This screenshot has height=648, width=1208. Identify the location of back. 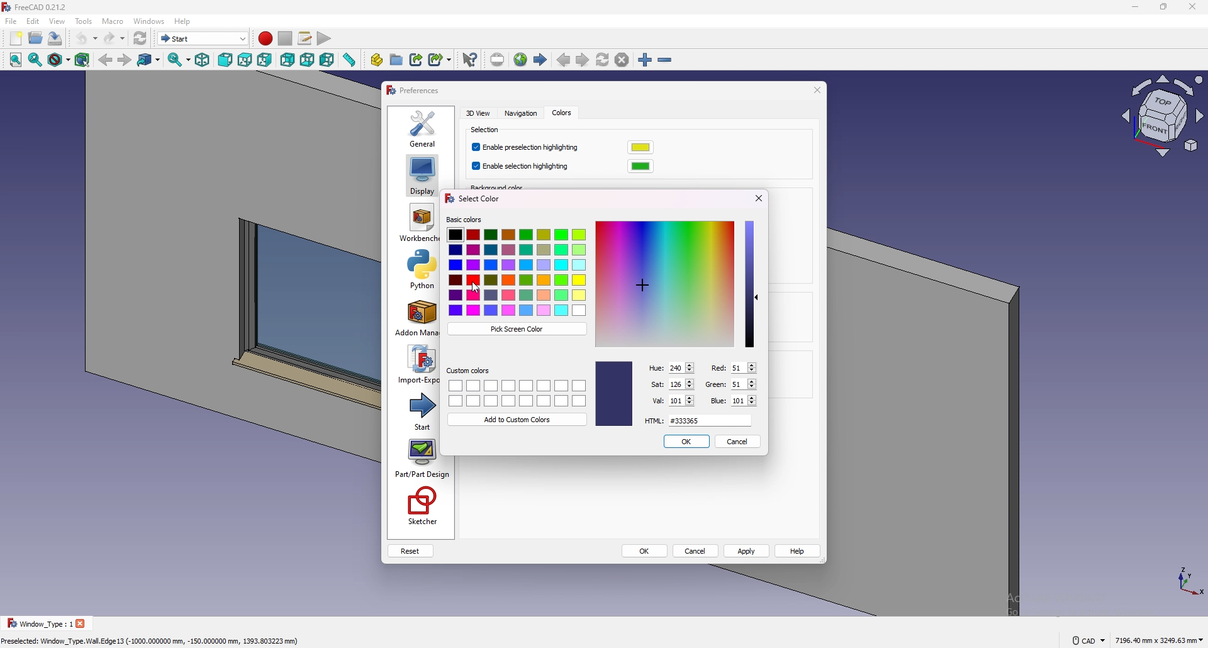
(106, 60).